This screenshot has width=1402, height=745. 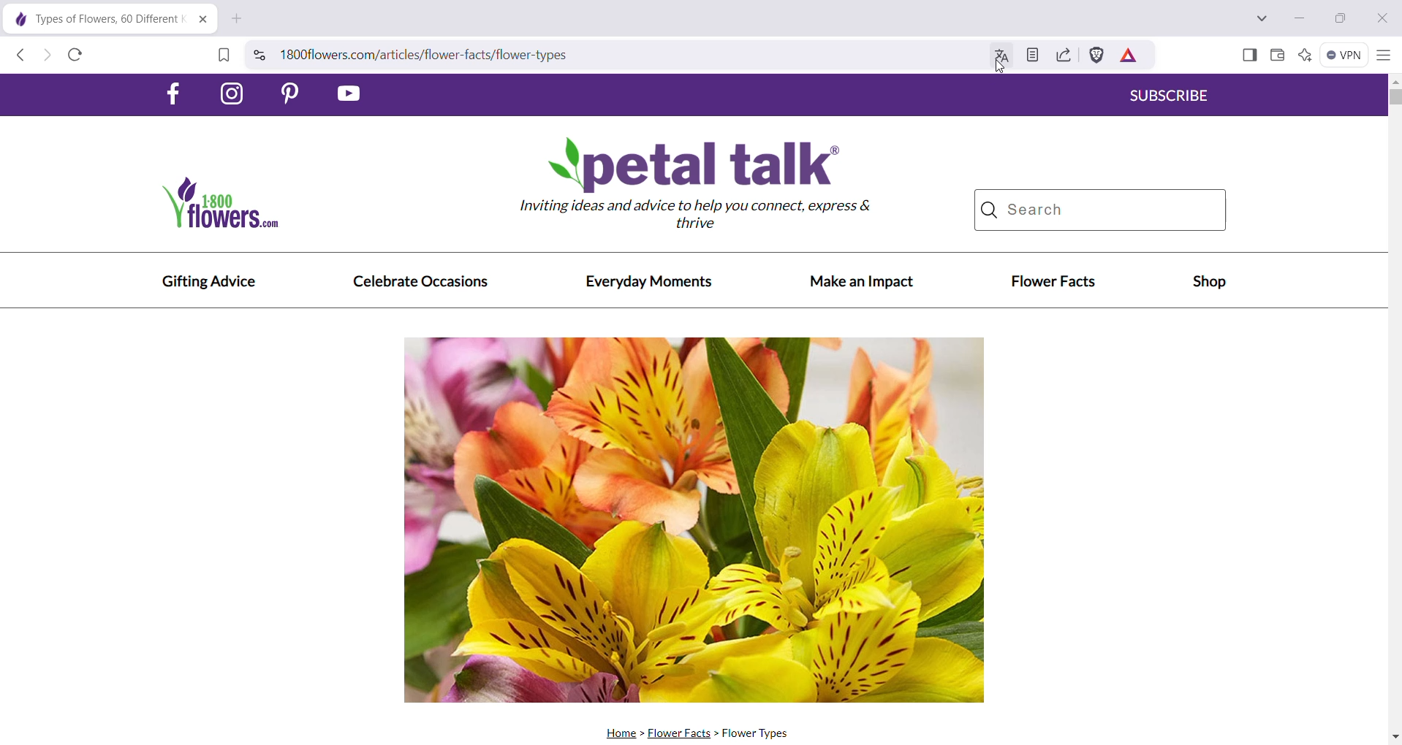 What do you see at coordinates (998, 57) in the screenshot?
I see `Translate this page` at bounding box center [998, 57].